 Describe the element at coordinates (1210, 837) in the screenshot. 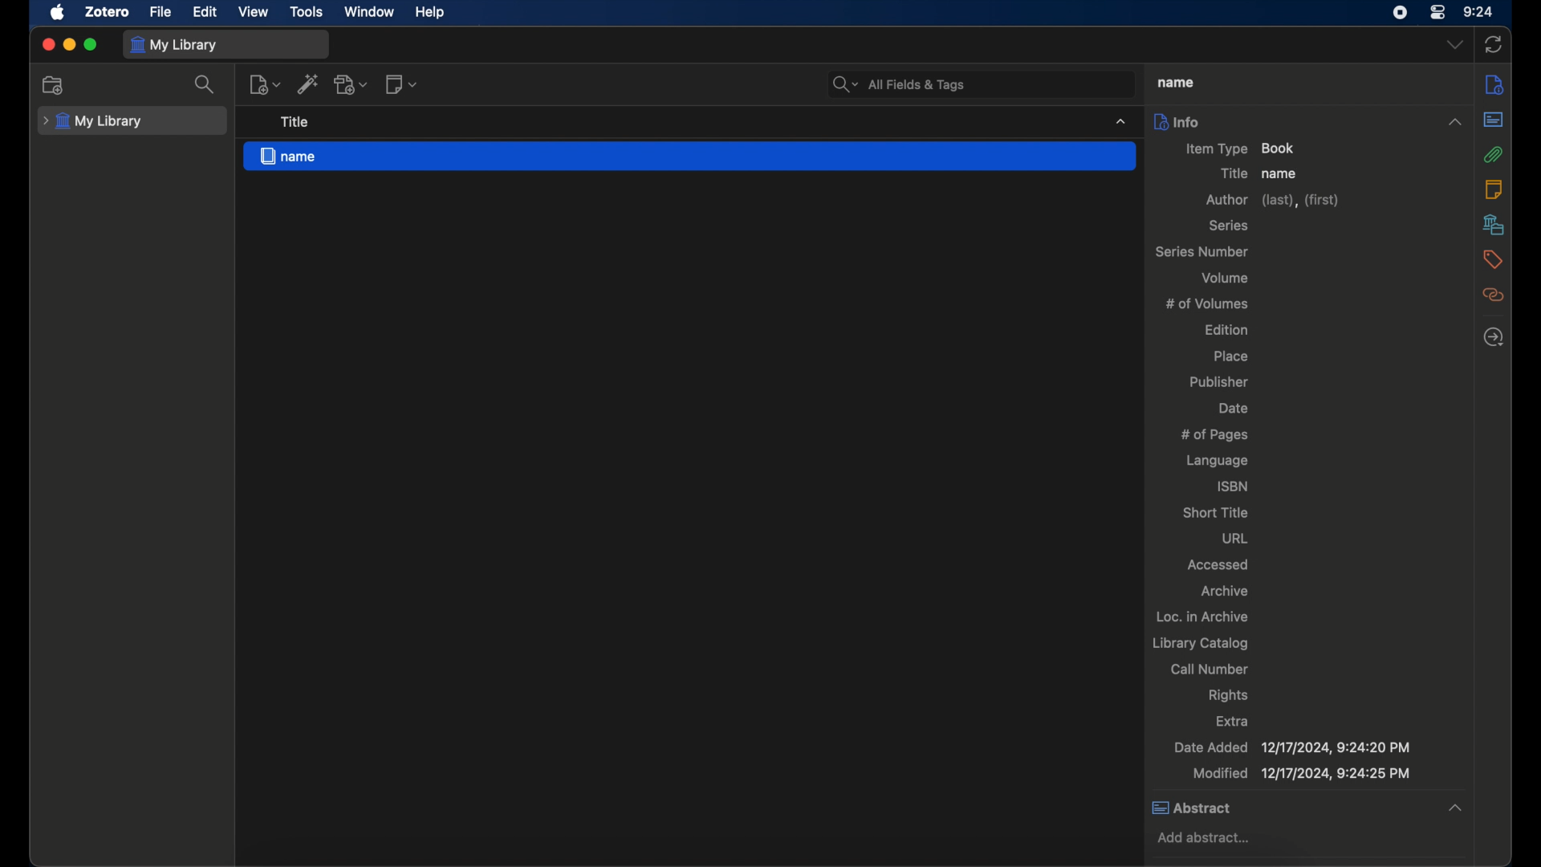

I see `add abstract` at that location.